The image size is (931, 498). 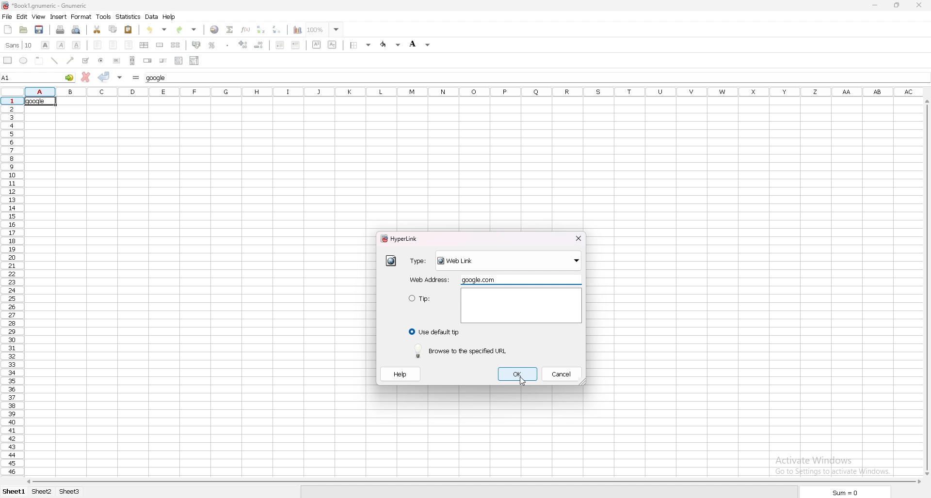 What do you see at coordinates (431, 280) in the screenshot?
I see `Web address` at bounding box center [431, 280].